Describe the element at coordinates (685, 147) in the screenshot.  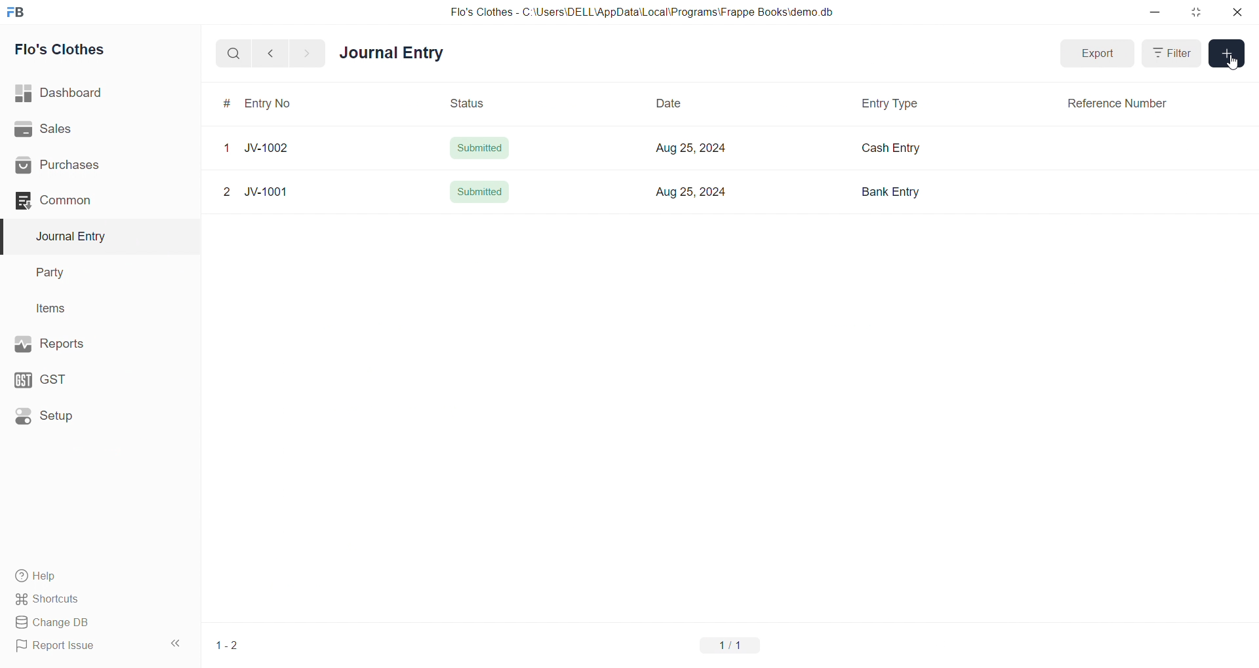
I see `Aug 25, 2024` at that location.